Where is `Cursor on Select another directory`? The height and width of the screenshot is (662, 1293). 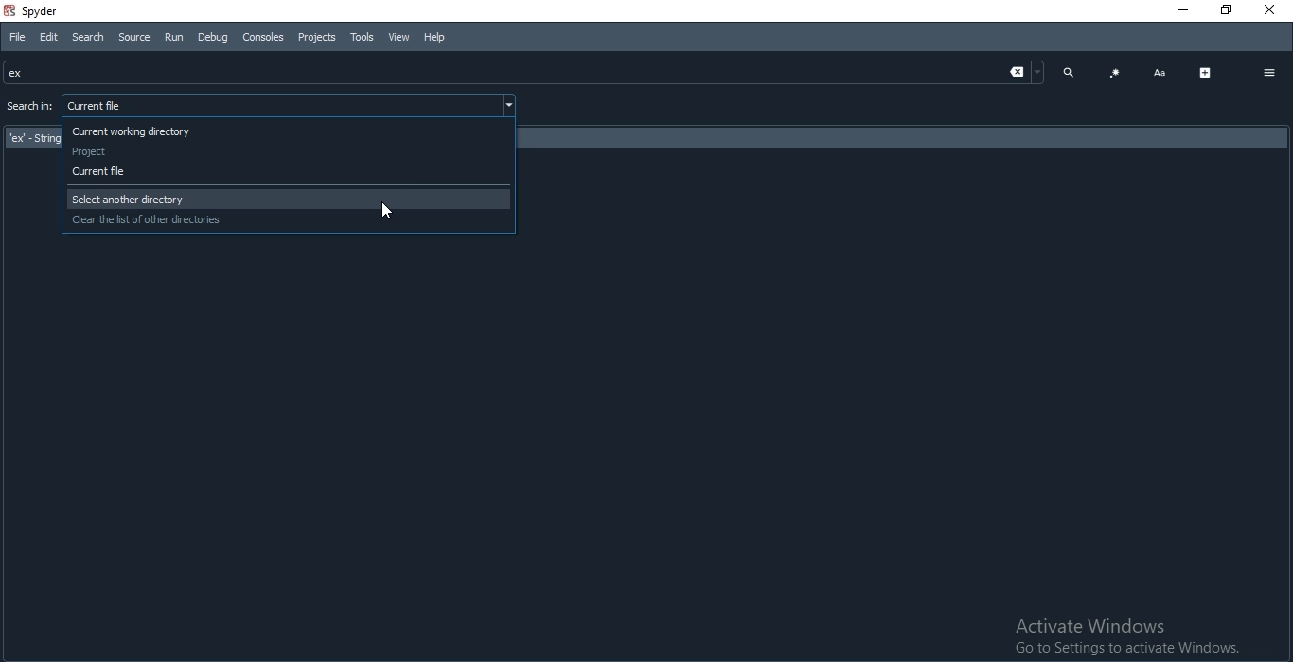 Cursor on Select another directory is located at coordinates (392, 211).